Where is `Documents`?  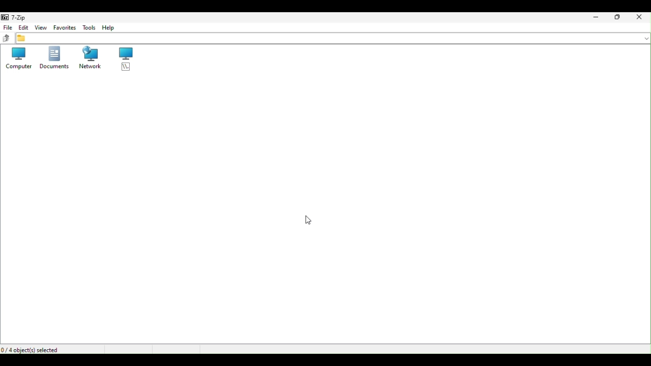
Documents is located at coordinates (54, 59).